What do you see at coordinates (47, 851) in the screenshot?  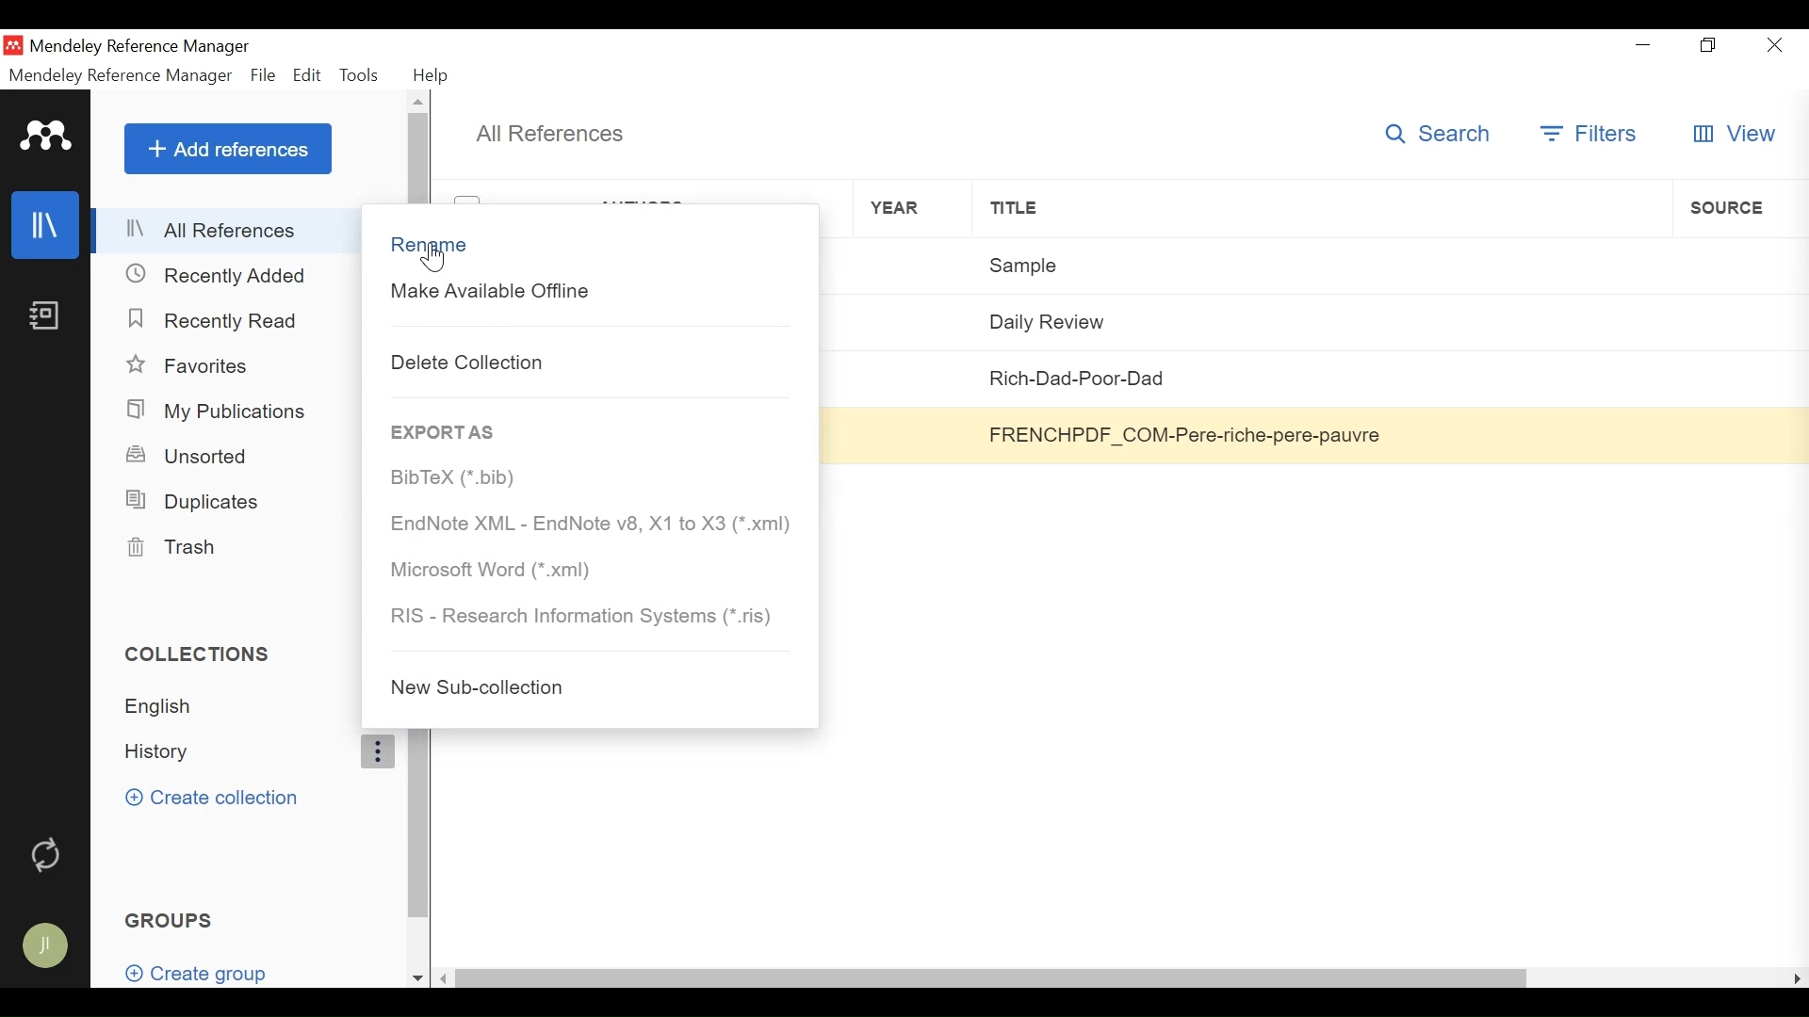 I see `Sync` at bounding box center [47, 851].